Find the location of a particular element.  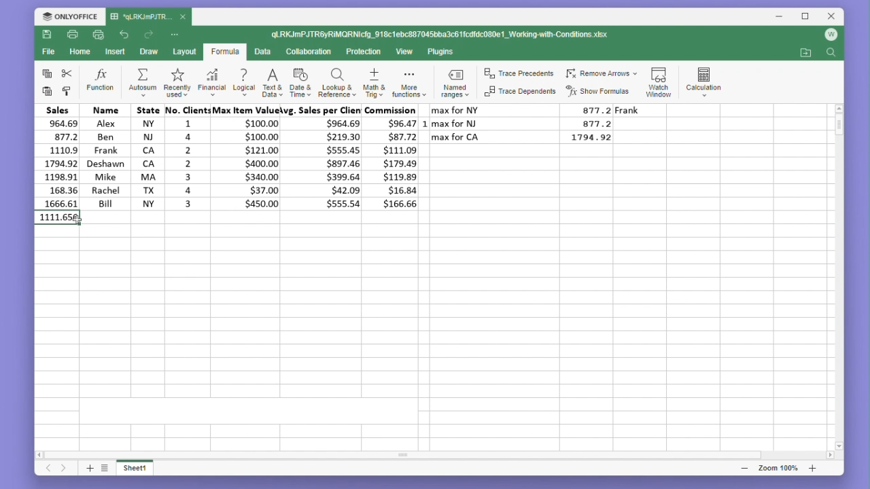

Trace dependents is located at coordinates (521, 92).